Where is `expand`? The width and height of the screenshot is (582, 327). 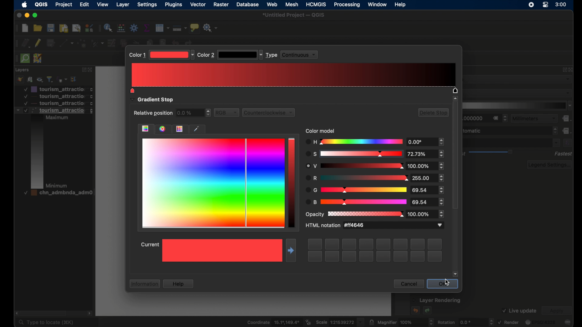 expand is located at coordinates (83, 70).